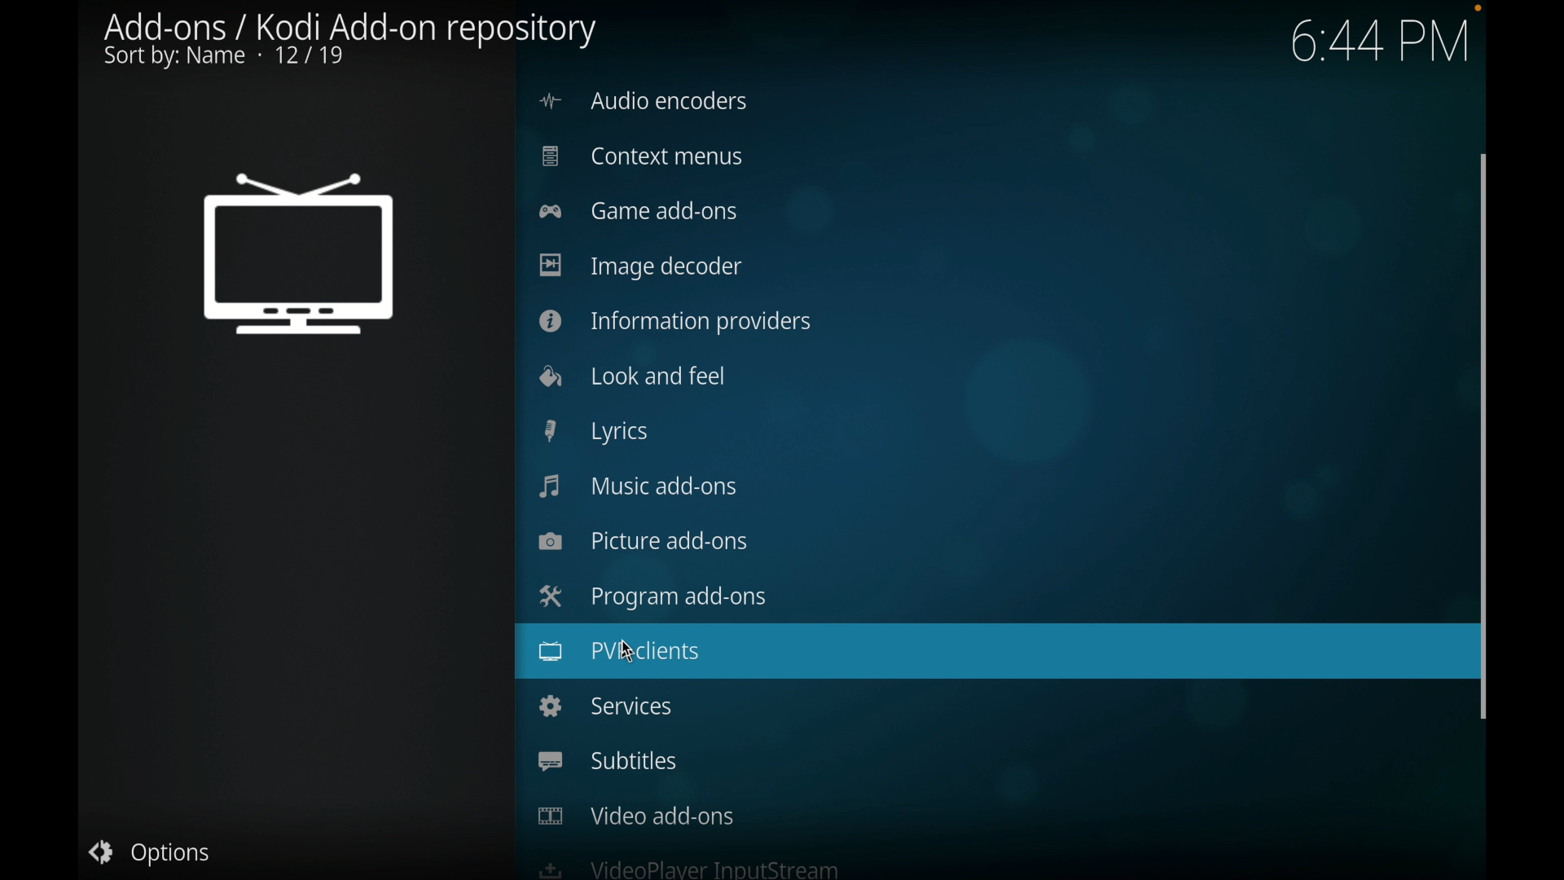 The height and width of the screenshot is (880, 1564). Describe the element at coordinates (688, 869) in the screenshot. I see `obscure text` at that location.